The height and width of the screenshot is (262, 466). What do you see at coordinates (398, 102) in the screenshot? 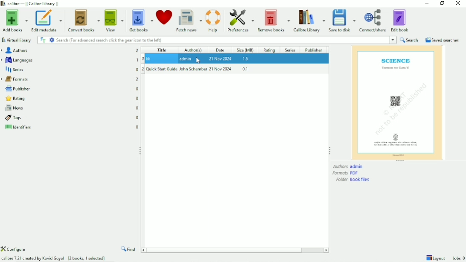
I see `Preview` at bounding box center [398, 102].